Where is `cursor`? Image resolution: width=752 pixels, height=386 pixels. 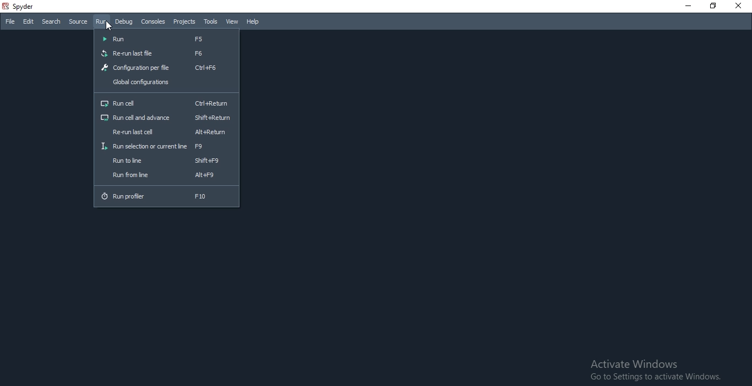
cursor is located at coordinates (109, 26).